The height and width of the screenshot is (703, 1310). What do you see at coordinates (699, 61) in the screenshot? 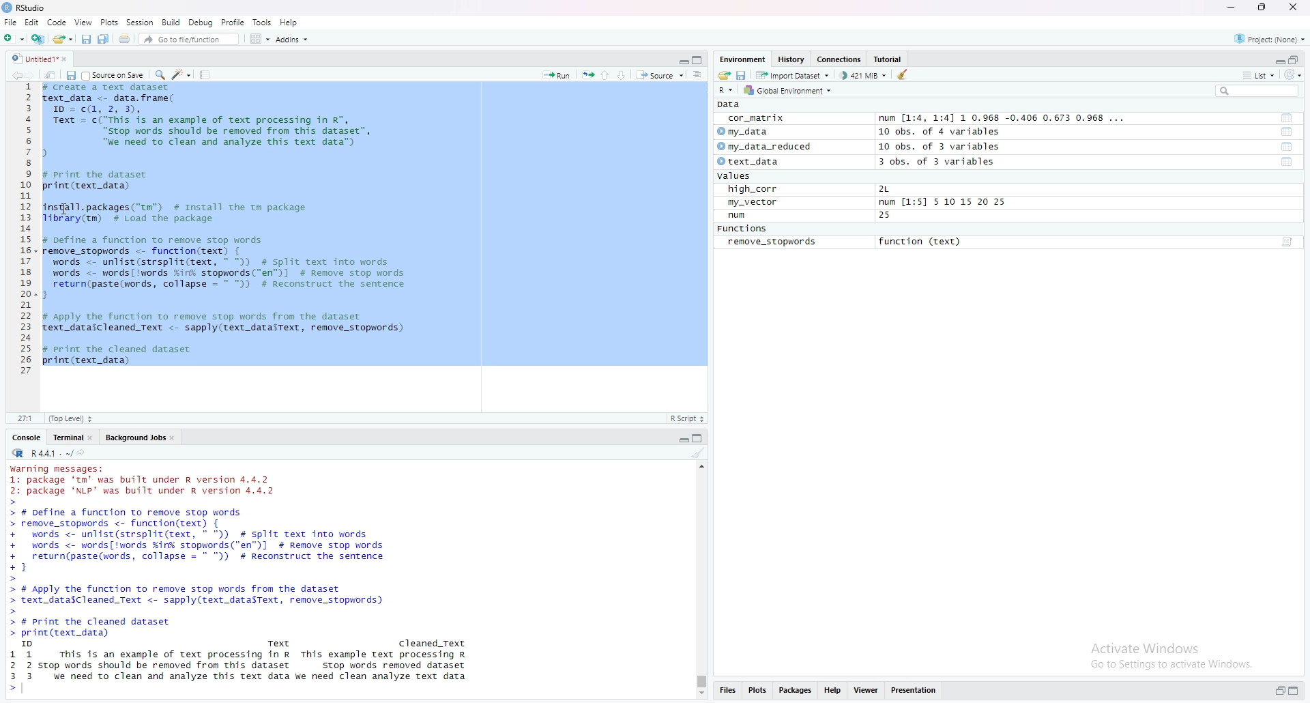
I see `collapse` at bounding box center [699, 61].